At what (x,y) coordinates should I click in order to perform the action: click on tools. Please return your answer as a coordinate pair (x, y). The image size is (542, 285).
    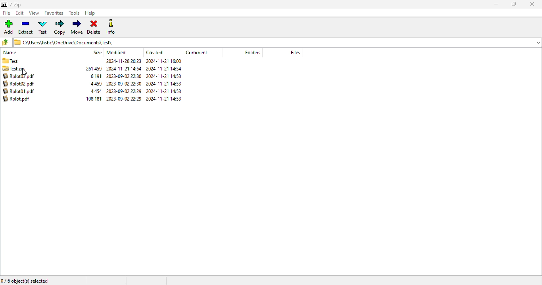
    Looking at the image, I should click on (74, 13).